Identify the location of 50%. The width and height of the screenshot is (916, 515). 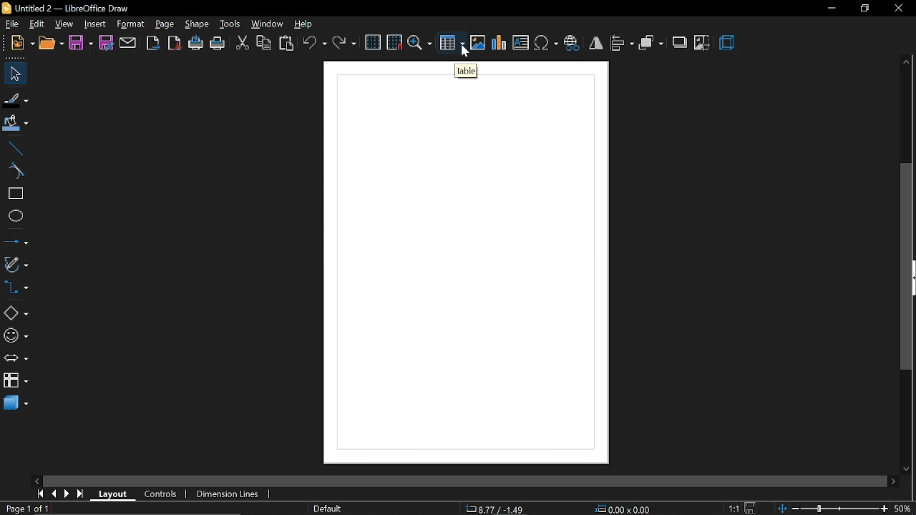
(905, 508).